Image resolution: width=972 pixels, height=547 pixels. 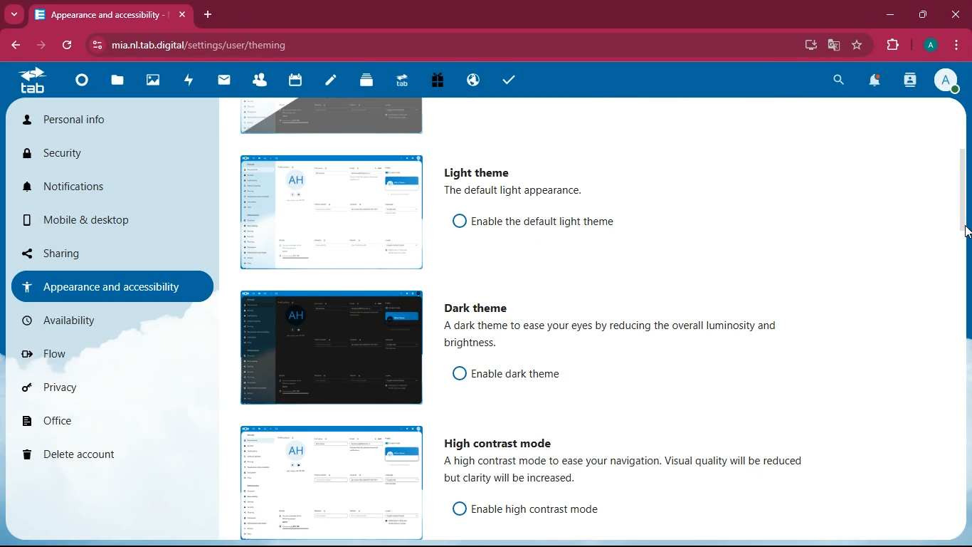 What do you see at coordinates (325, 479) in the screenshot?
I see `image` at bounding box center [325, 479].